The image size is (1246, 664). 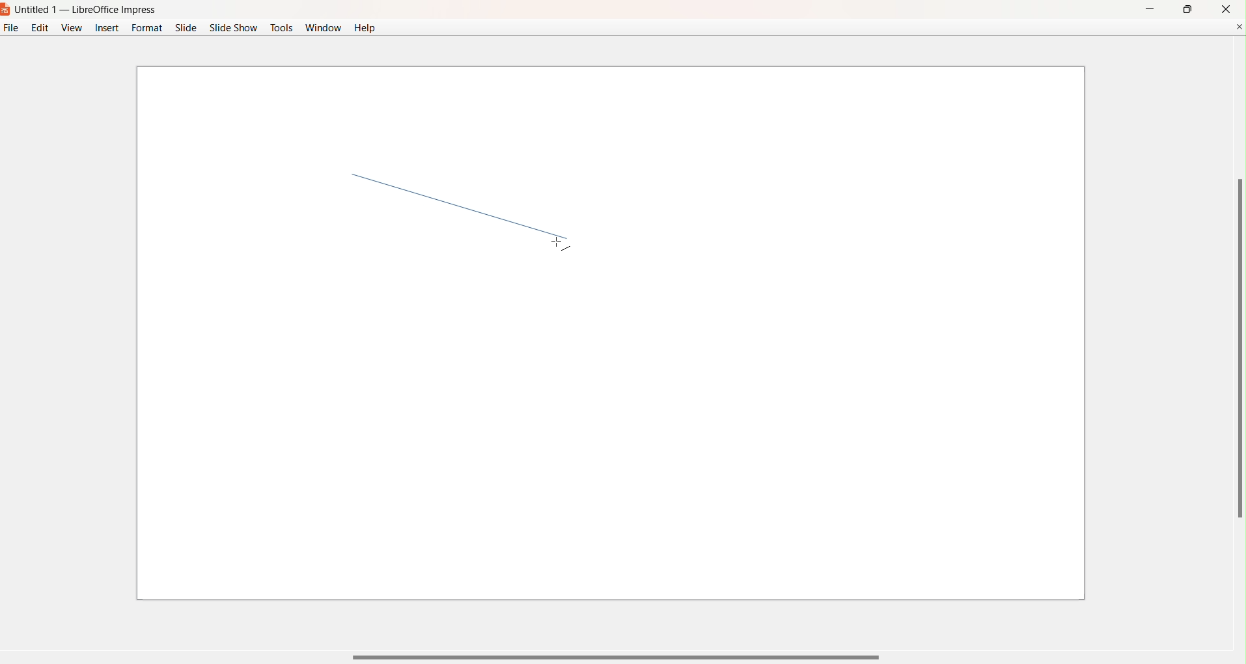 I want to click on Slide Show, so click(x=234, y=28).